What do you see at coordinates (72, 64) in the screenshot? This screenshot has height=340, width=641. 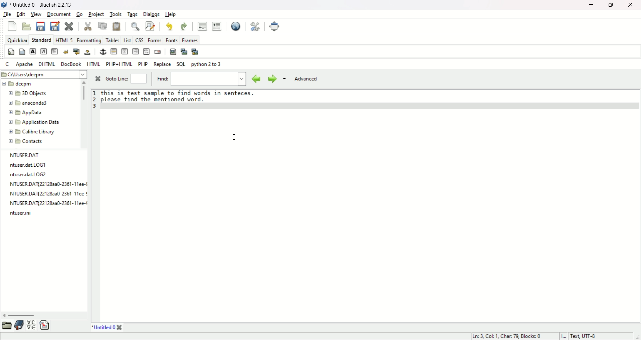 I see `Docbook` at bounding box center [72, 64].